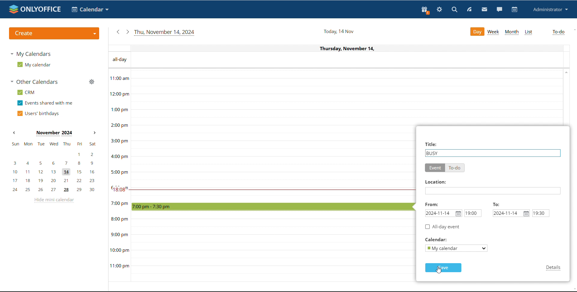 The height and width of the screenshot is (292, 577). Describe the element at coordinates (550, 10) in the screenshot. I see `profile` at that location.